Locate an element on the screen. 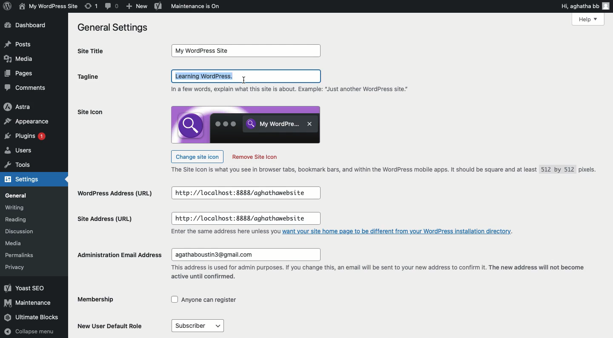  Permalinks is located at coordinates (21, 254).